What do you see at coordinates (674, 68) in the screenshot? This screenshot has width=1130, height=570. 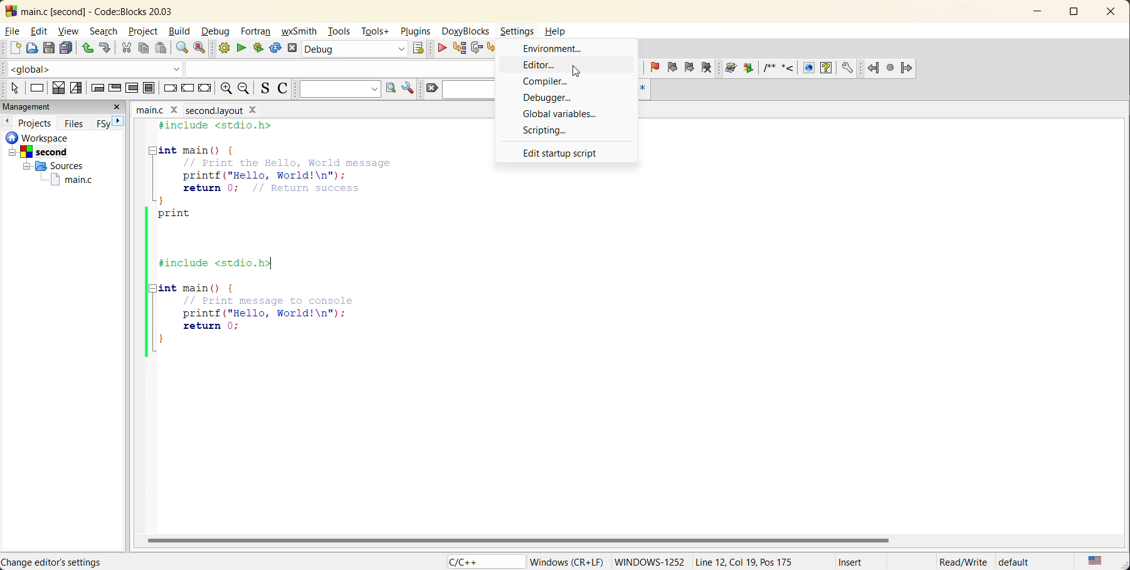 I see `previous bookmark` at bounding box center [674, 68].